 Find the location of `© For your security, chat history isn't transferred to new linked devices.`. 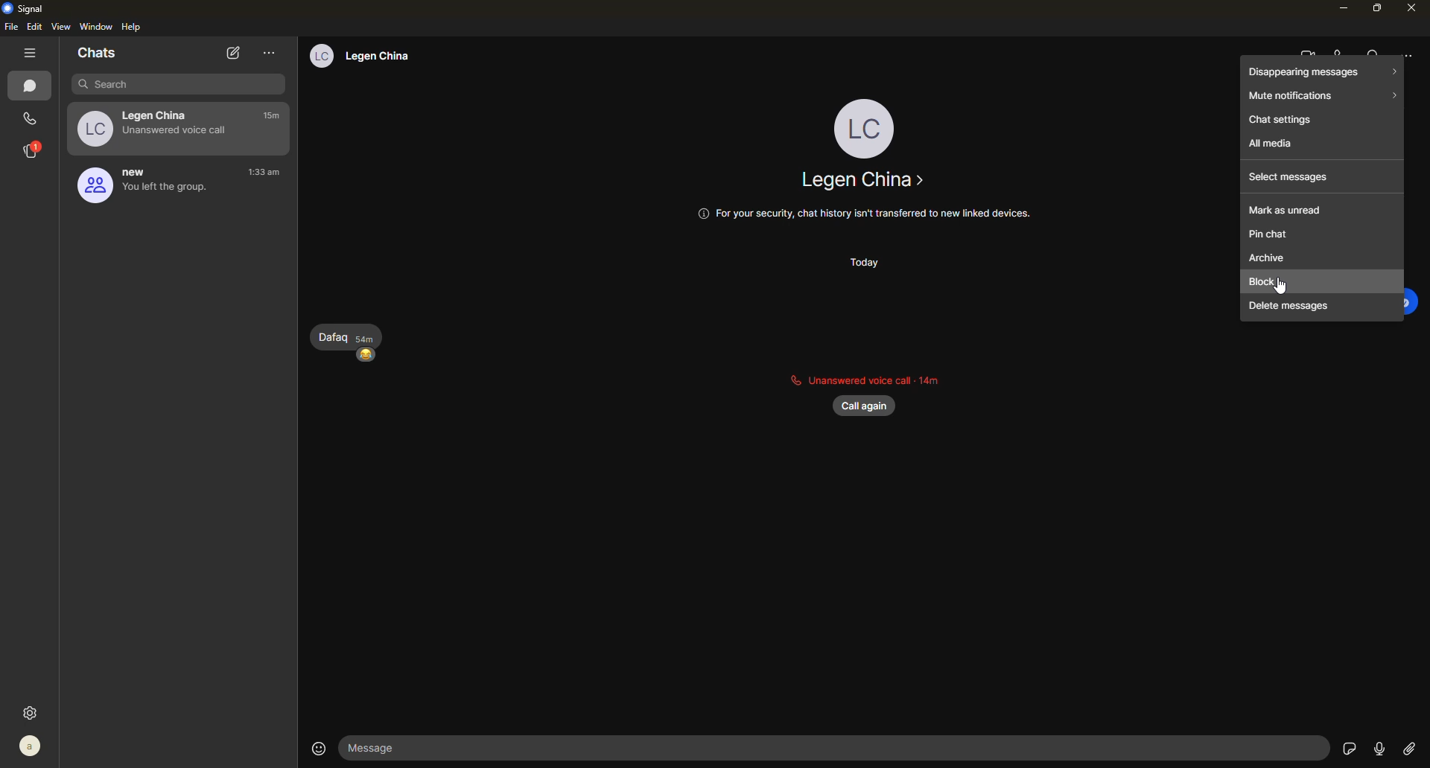

© For your security, chat history isn't transferred to new linked devices. is located at coordinates (857, 216).